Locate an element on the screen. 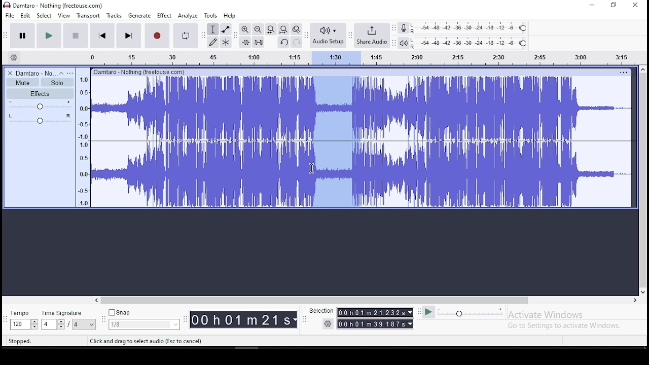  0O0hO01m21s is located at coordinates (241, 319).